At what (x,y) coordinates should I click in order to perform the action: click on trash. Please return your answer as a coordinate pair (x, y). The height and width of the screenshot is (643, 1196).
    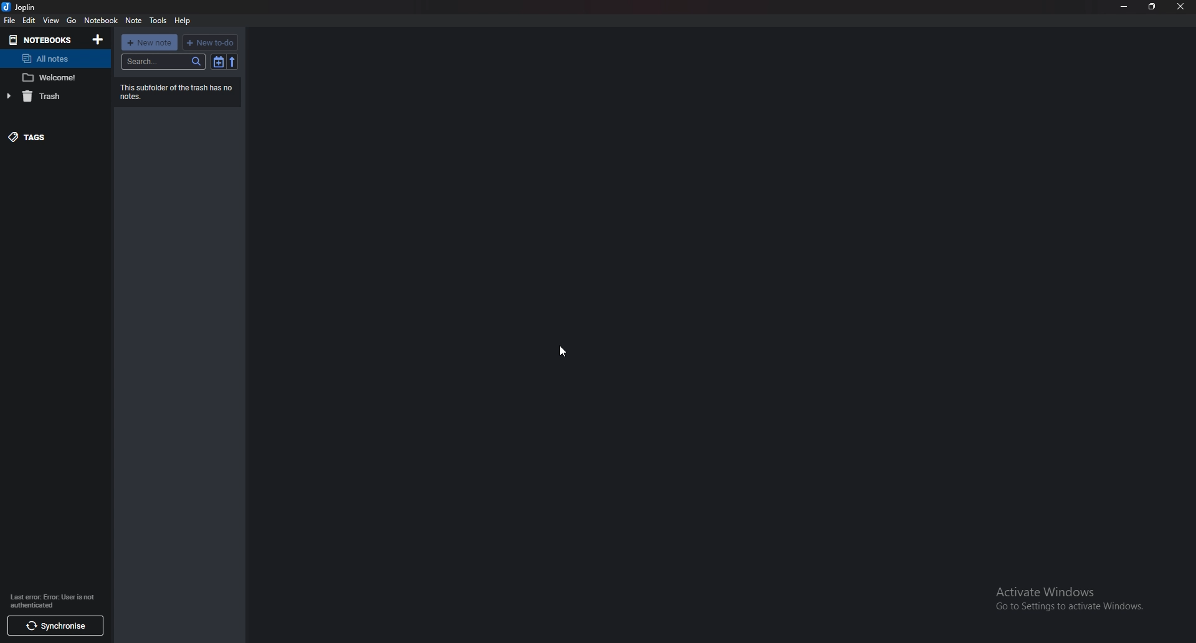
    Looking at the image, I should click on (55, 97).